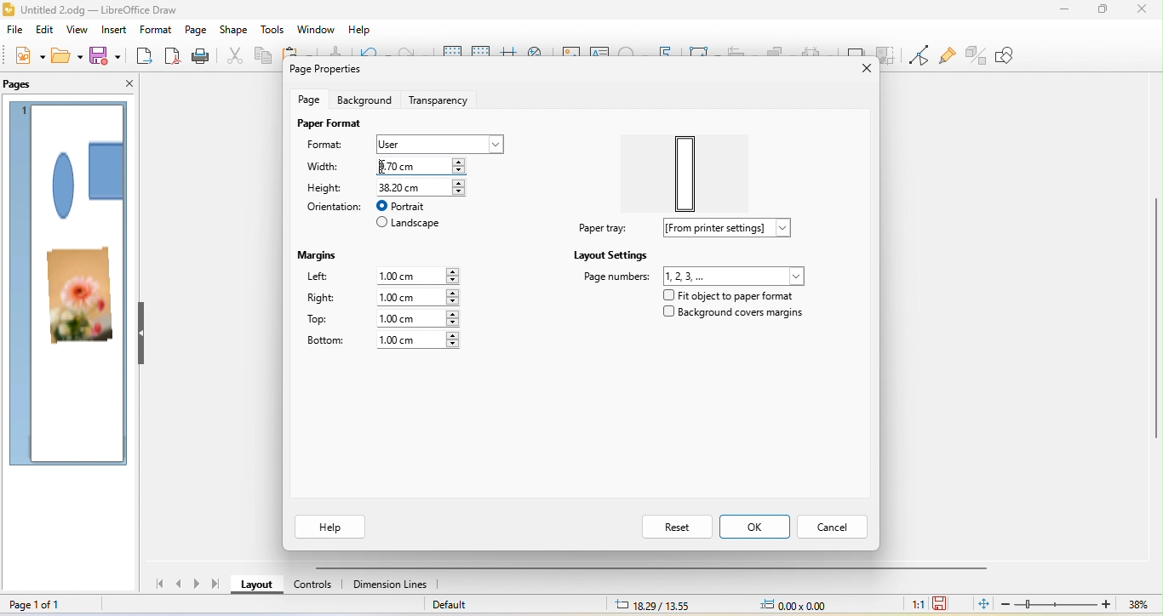 The width and height of the screenshot is (1163, 616). I want to click on show gluepoint function, so click(948, 54).